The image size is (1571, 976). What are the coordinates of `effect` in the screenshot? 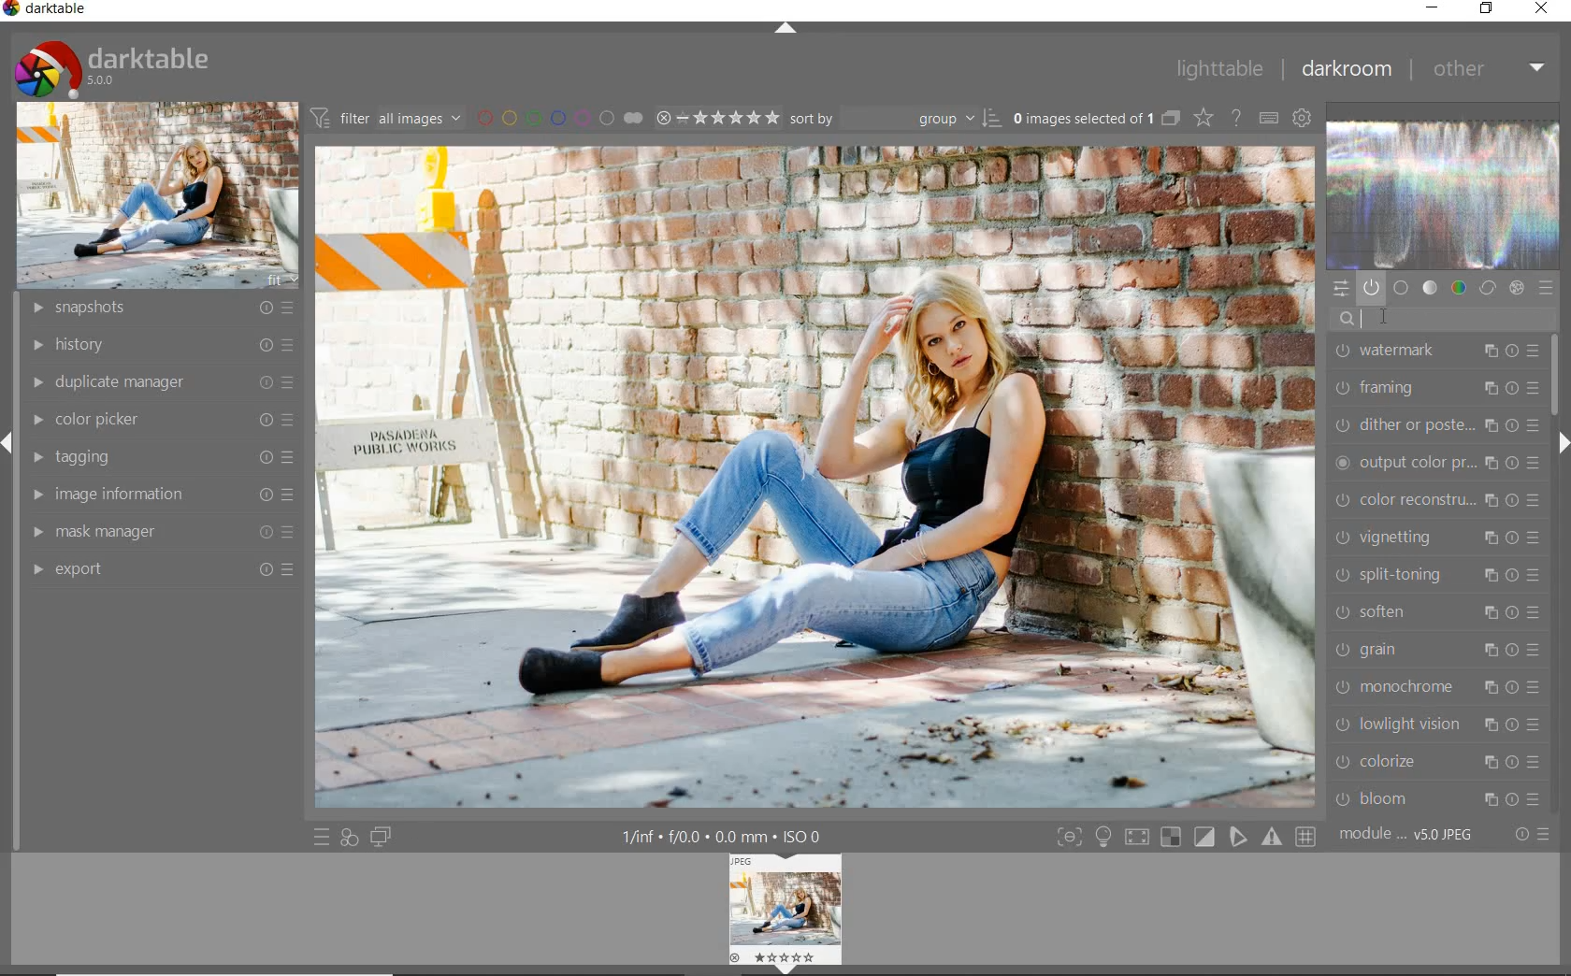 It's located at (1519, 286).